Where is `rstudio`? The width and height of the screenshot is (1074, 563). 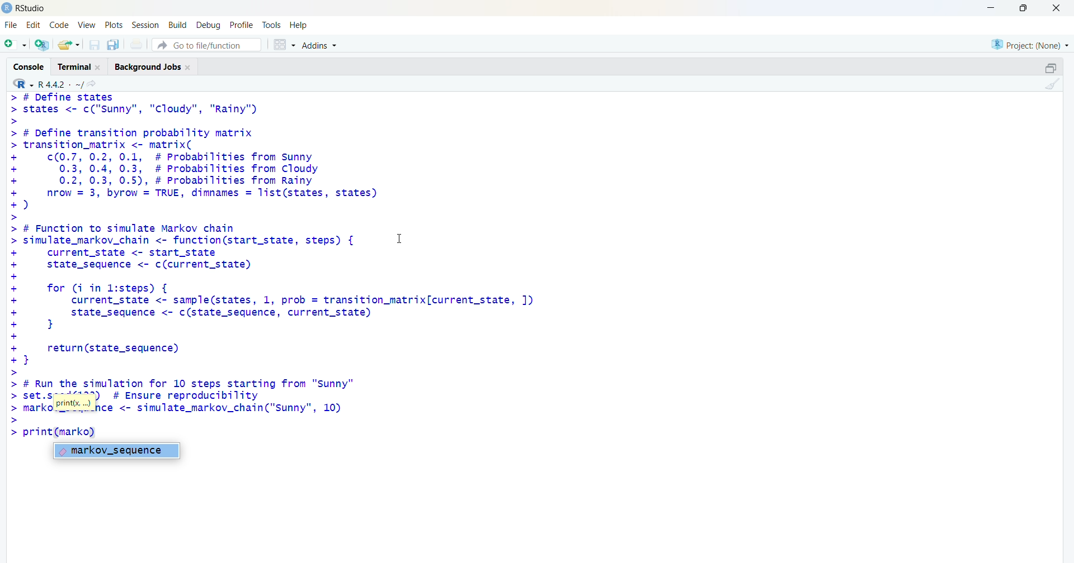 rstudio is located at coordinates (25, 8).